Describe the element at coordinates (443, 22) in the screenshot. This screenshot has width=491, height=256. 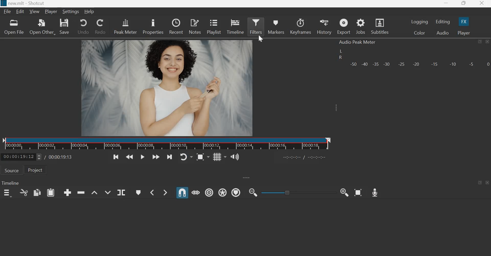
I see `Editing` at that location.